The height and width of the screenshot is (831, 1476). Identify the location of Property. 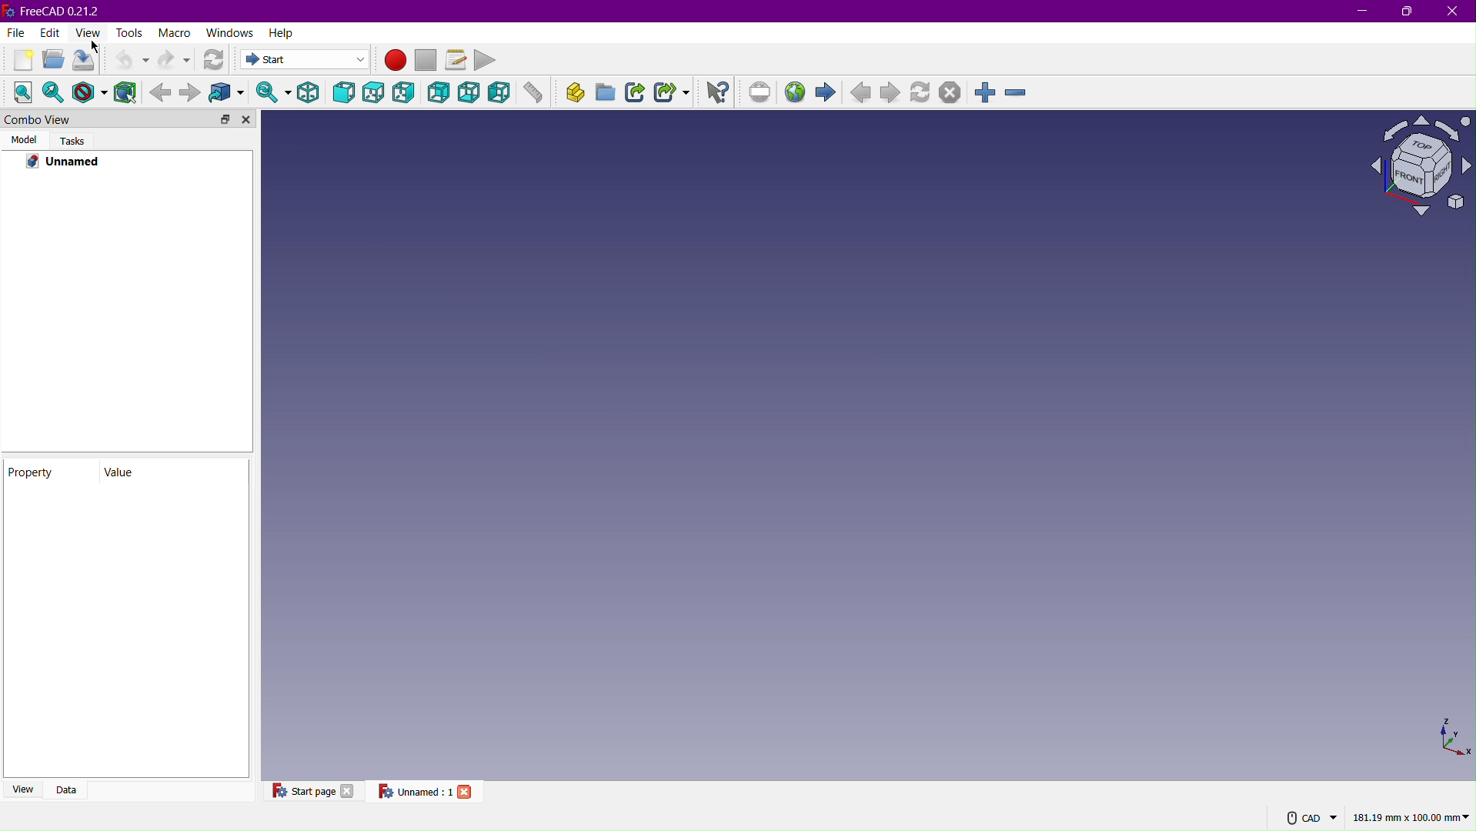
(42, 469).